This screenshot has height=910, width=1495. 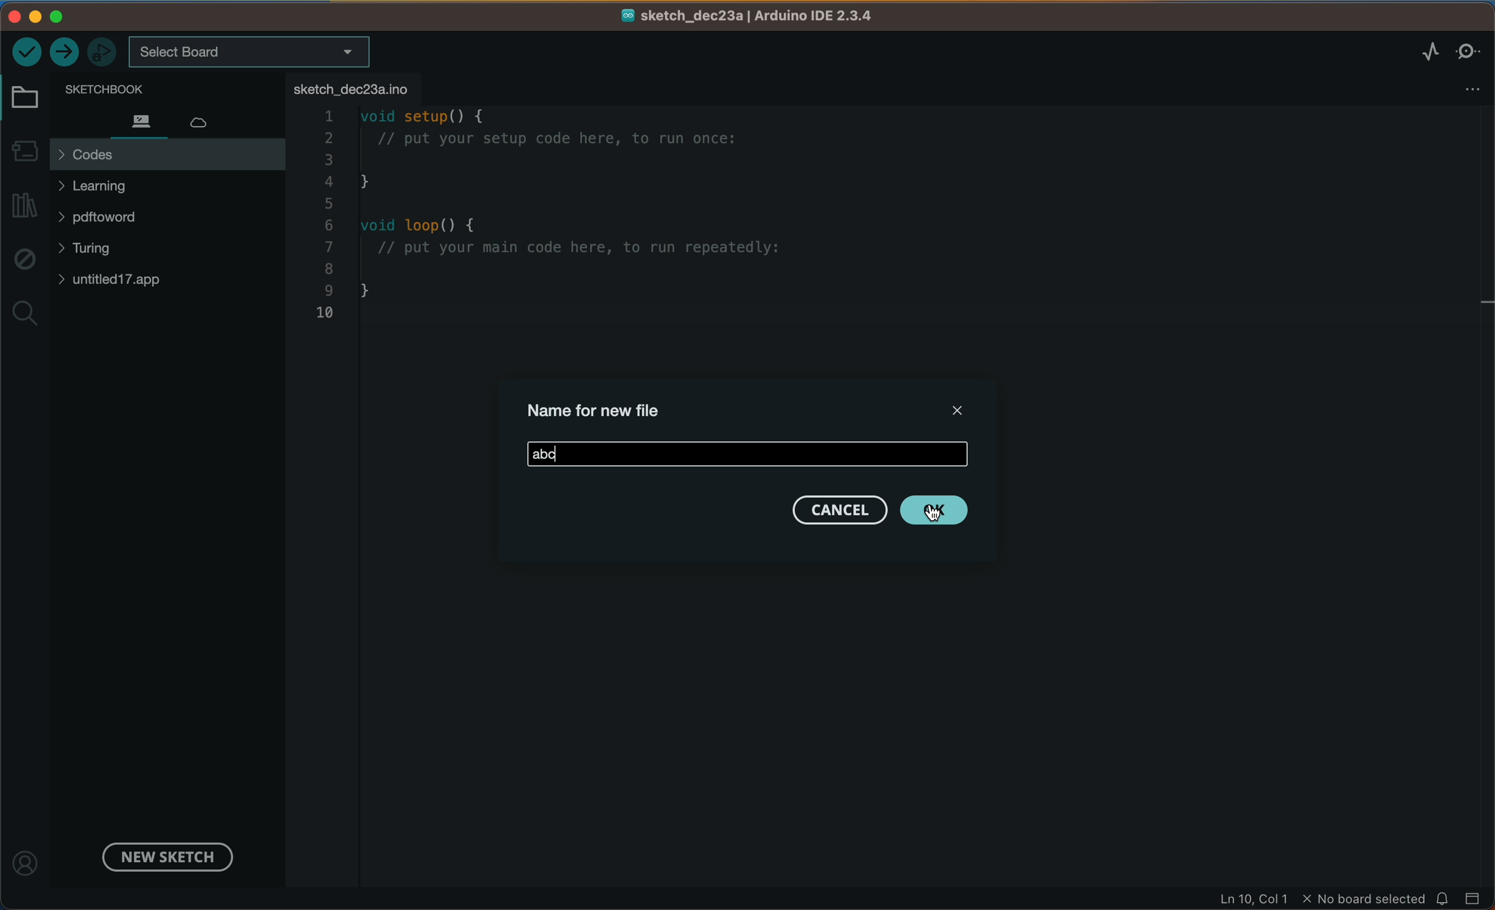 I want to click on learning, so click(x=119, y=186).